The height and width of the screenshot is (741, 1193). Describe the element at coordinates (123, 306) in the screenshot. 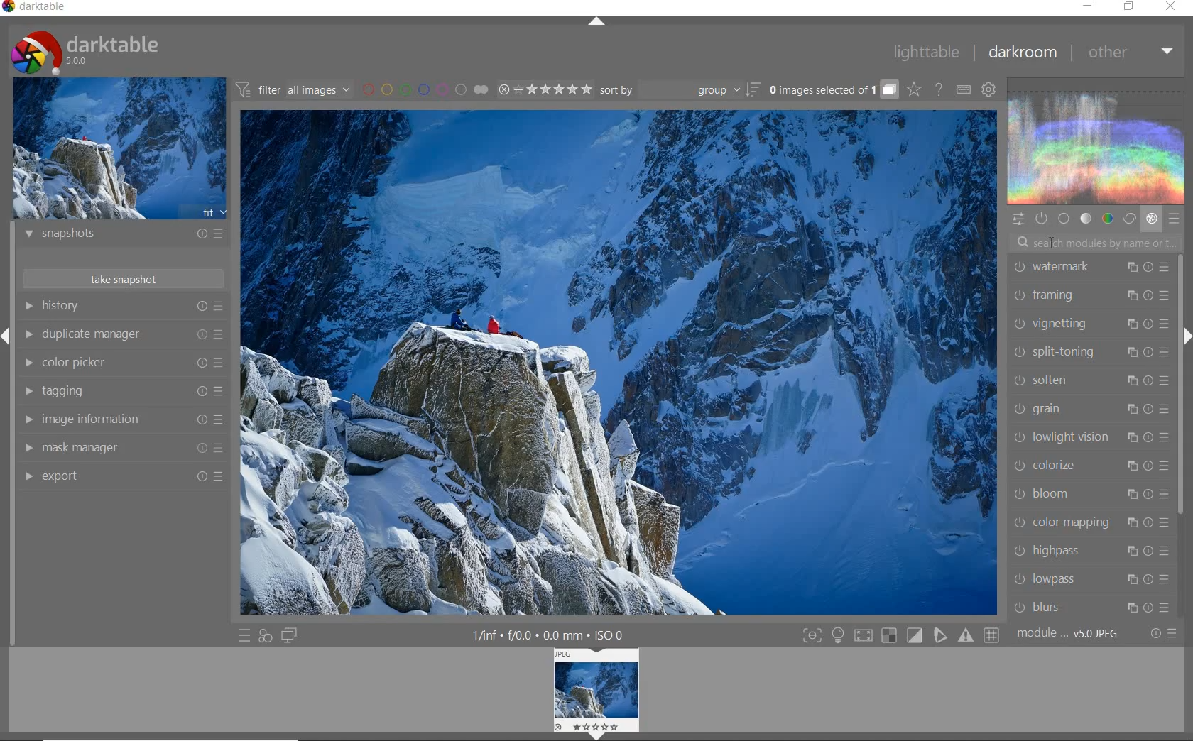

I see `history` at that location.